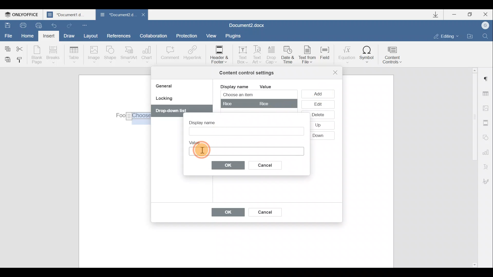  I want to click on Document2 d.., so click(118, 16).